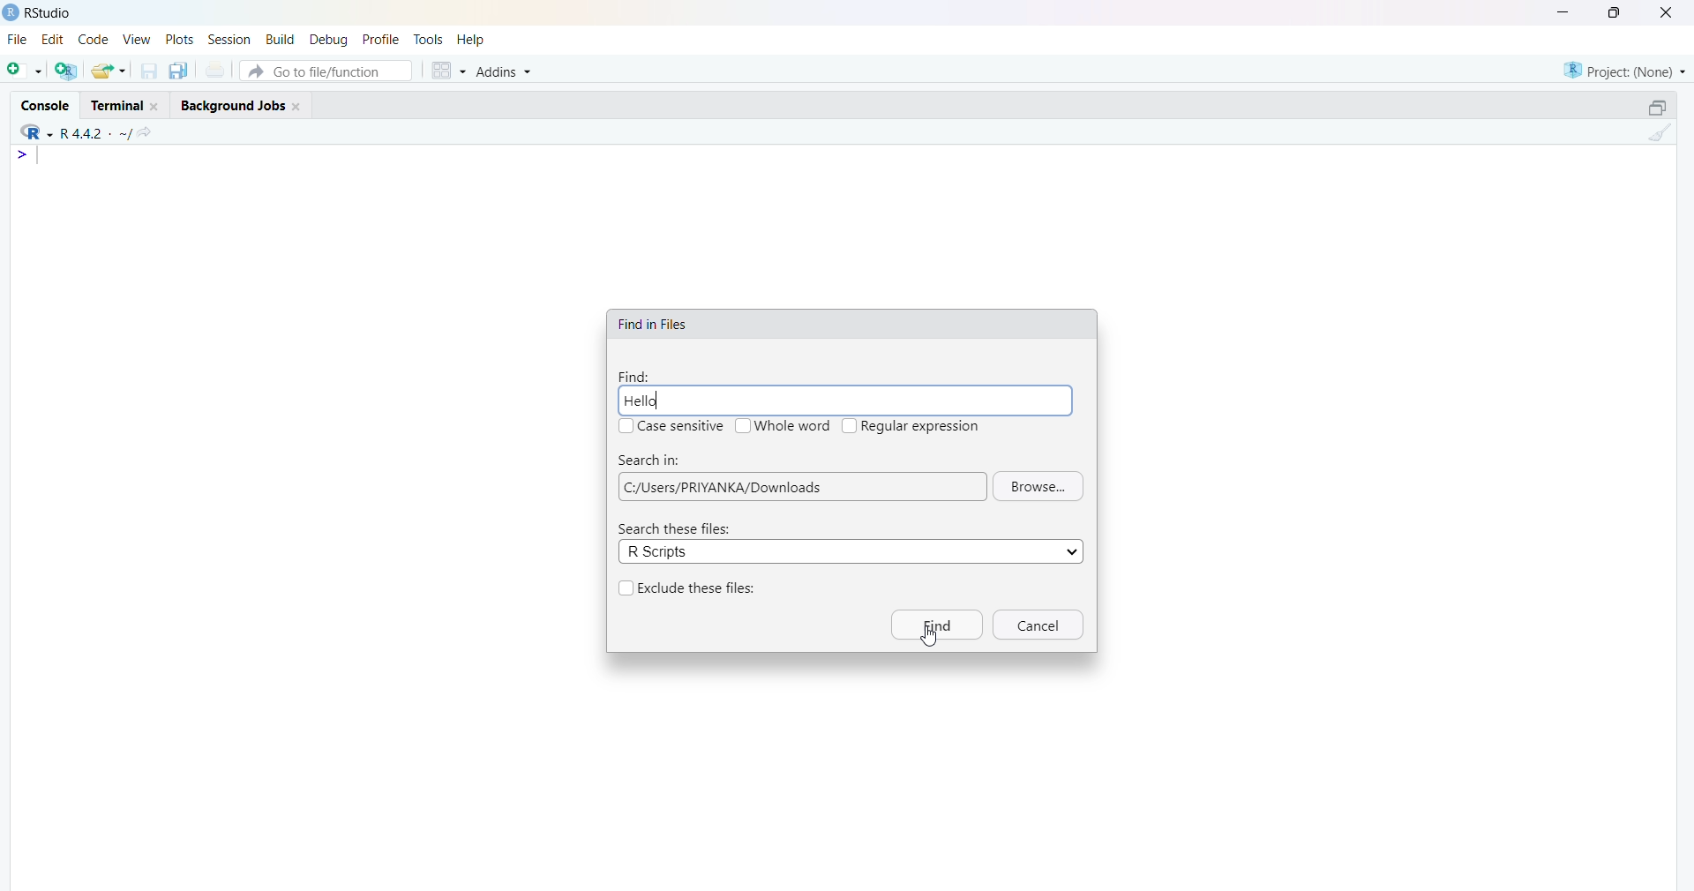 The height and width of the screenshot is (891, 1694). Describe the element at coordinates (47, 106) in the screenshot. I see `console` at that location.